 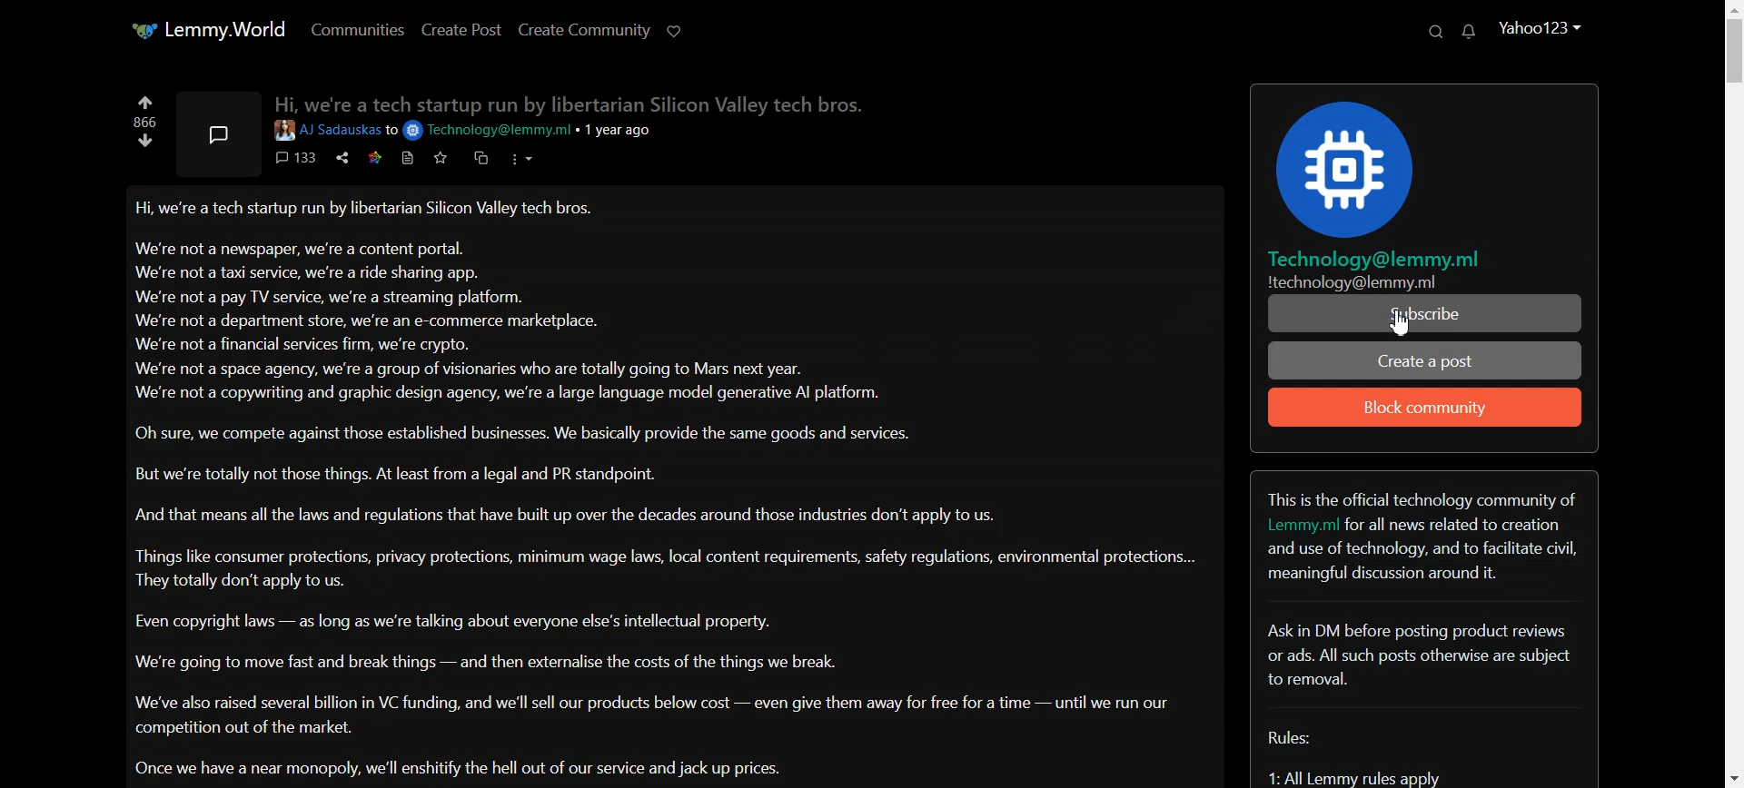 I want to click on !technology@lemmy.ml, so click(x=1352, y=281).